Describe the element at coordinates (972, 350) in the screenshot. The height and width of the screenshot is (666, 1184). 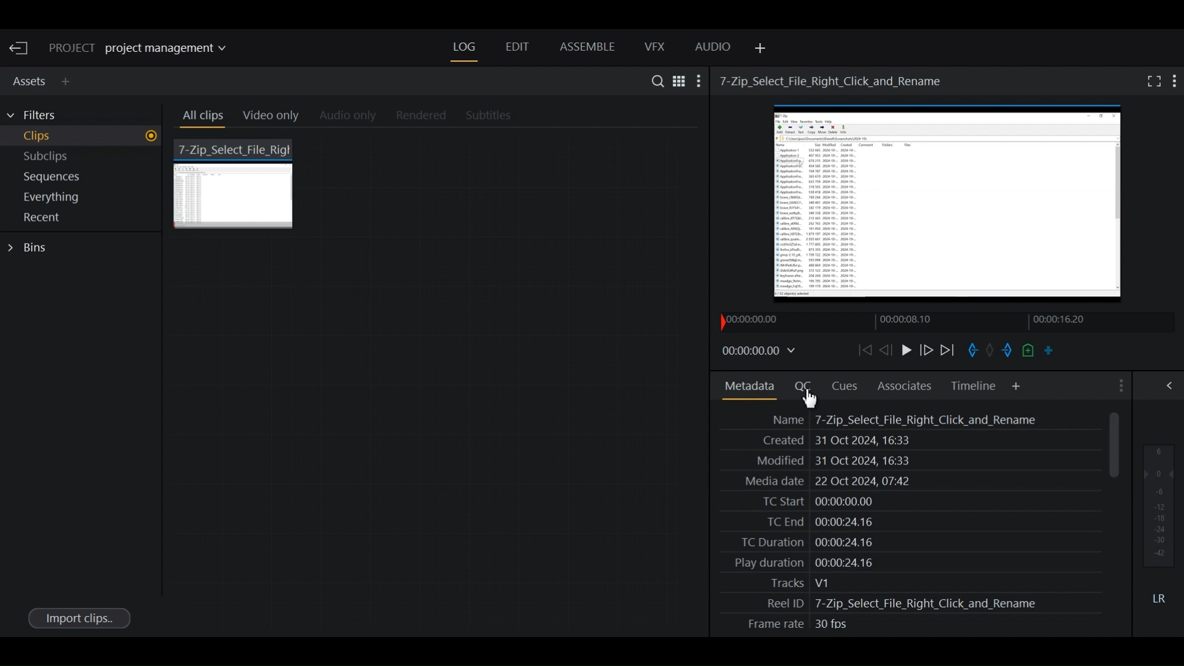
I see `Mark in` at that location.